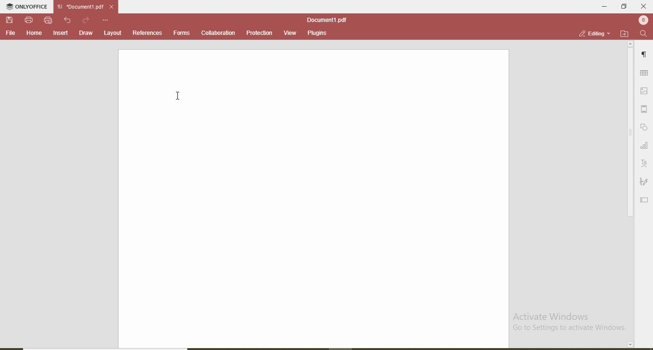  What do you see at coordinates (287, 32) in the screenshot?
I see `view` at bounding box center [287, 32].